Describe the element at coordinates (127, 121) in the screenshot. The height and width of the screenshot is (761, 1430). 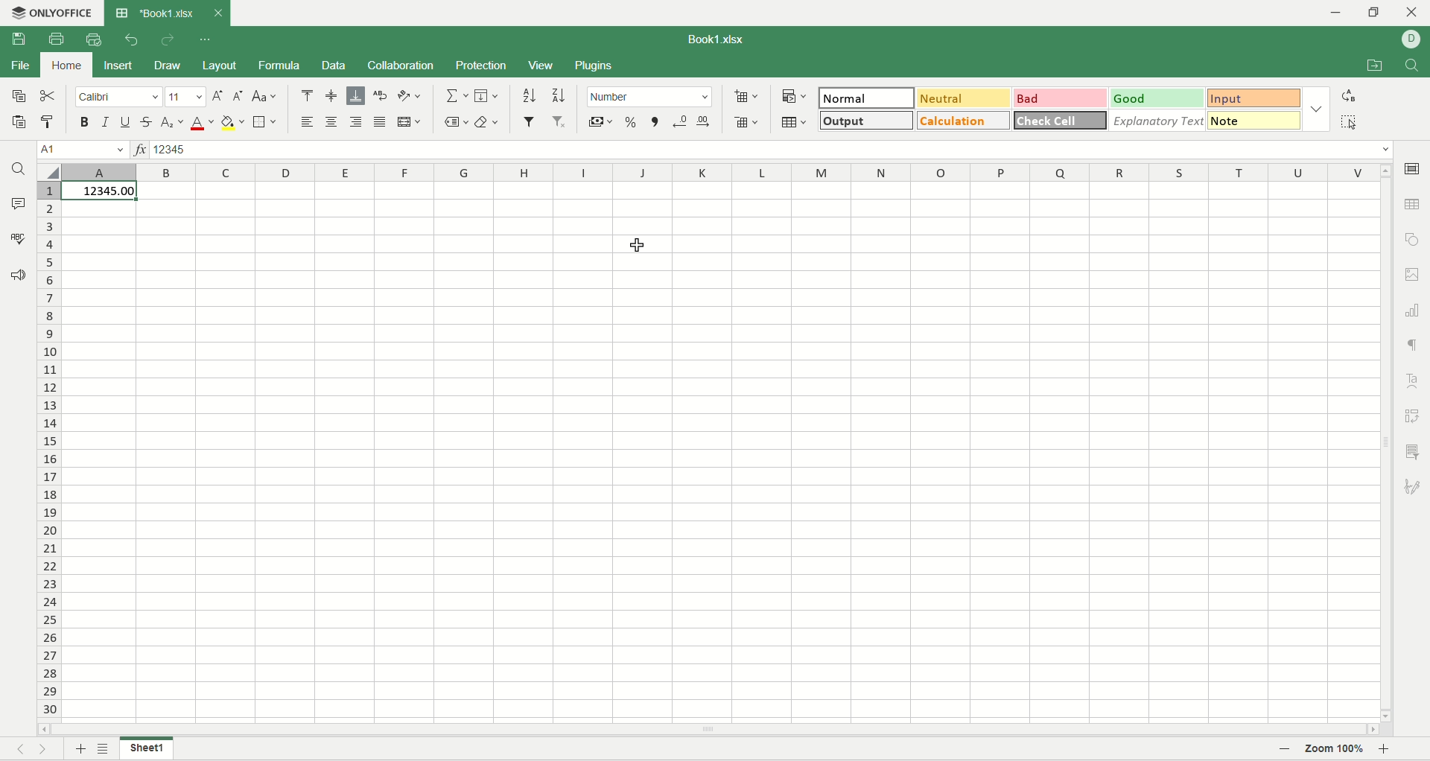
I see `underline` at that location.